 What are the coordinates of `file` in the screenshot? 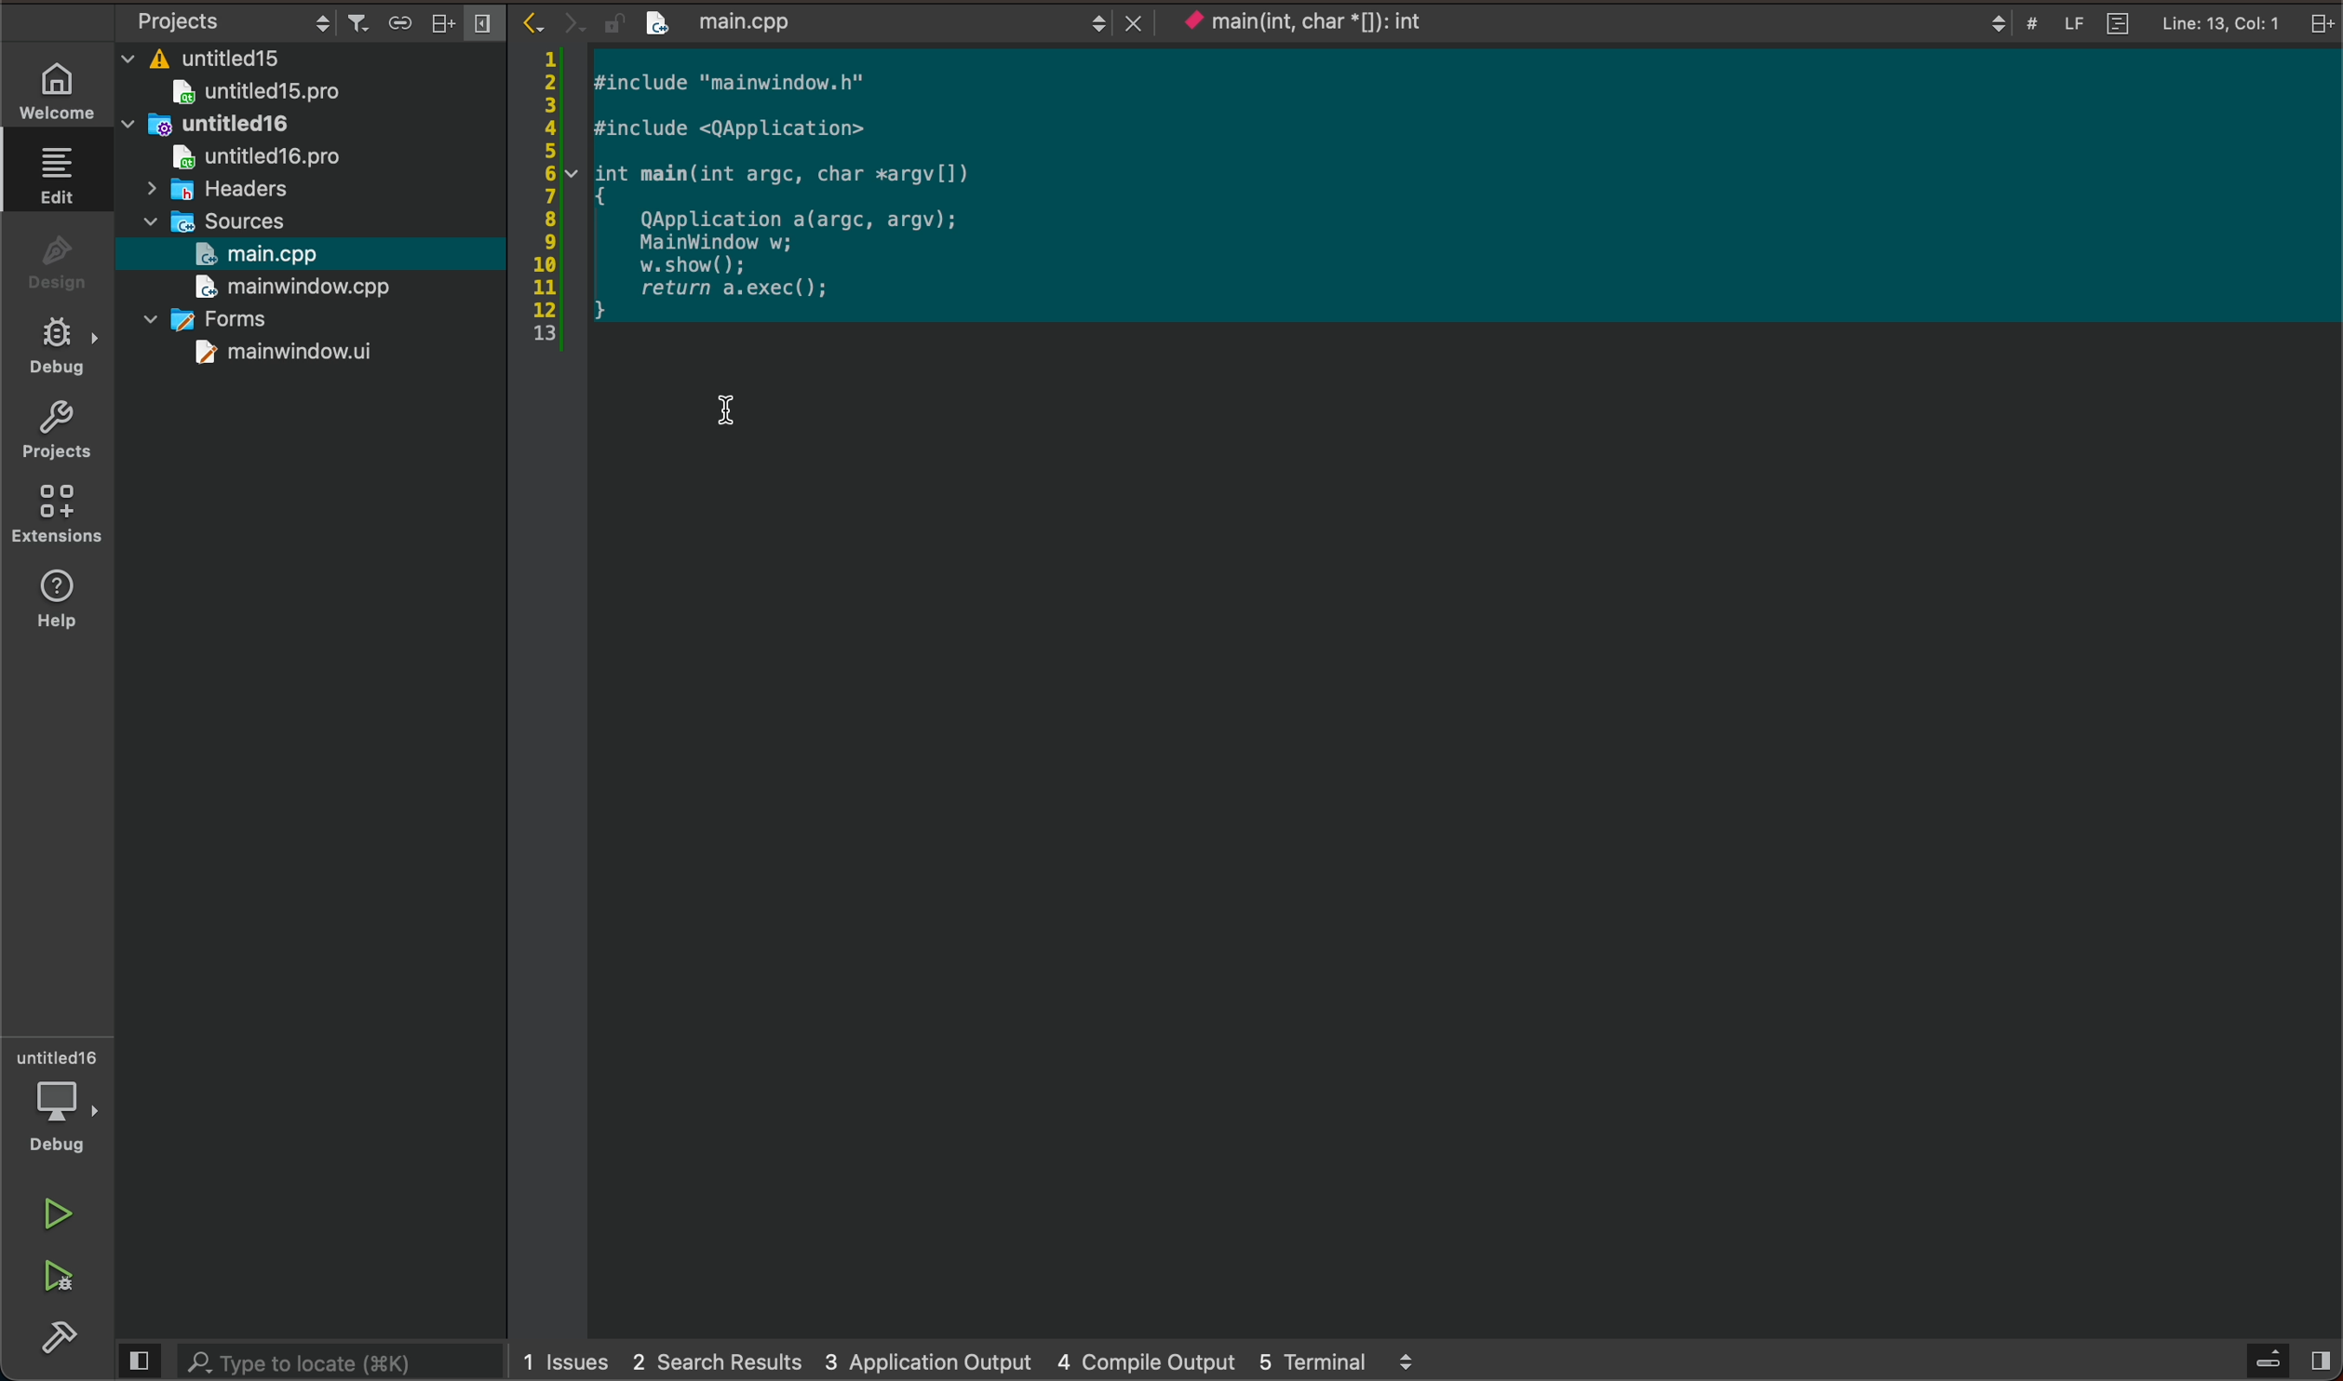 It's located at (794, 20).